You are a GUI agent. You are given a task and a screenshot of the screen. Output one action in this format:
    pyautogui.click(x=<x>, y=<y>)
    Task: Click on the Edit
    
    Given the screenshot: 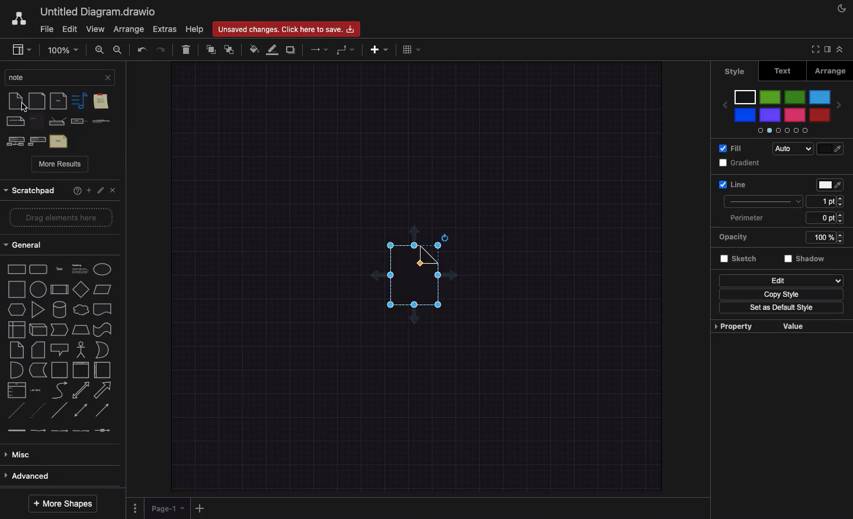 What is the action you would take?
    pyautogui.click(x=71, y=28)
    